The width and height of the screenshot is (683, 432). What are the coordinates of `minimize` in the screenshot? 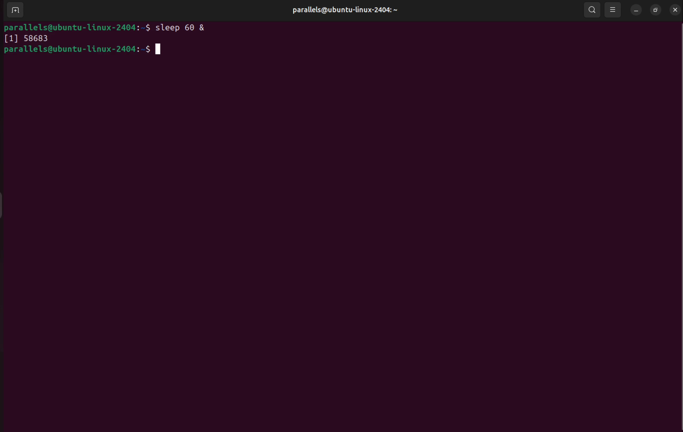 It's located at (636, 10).